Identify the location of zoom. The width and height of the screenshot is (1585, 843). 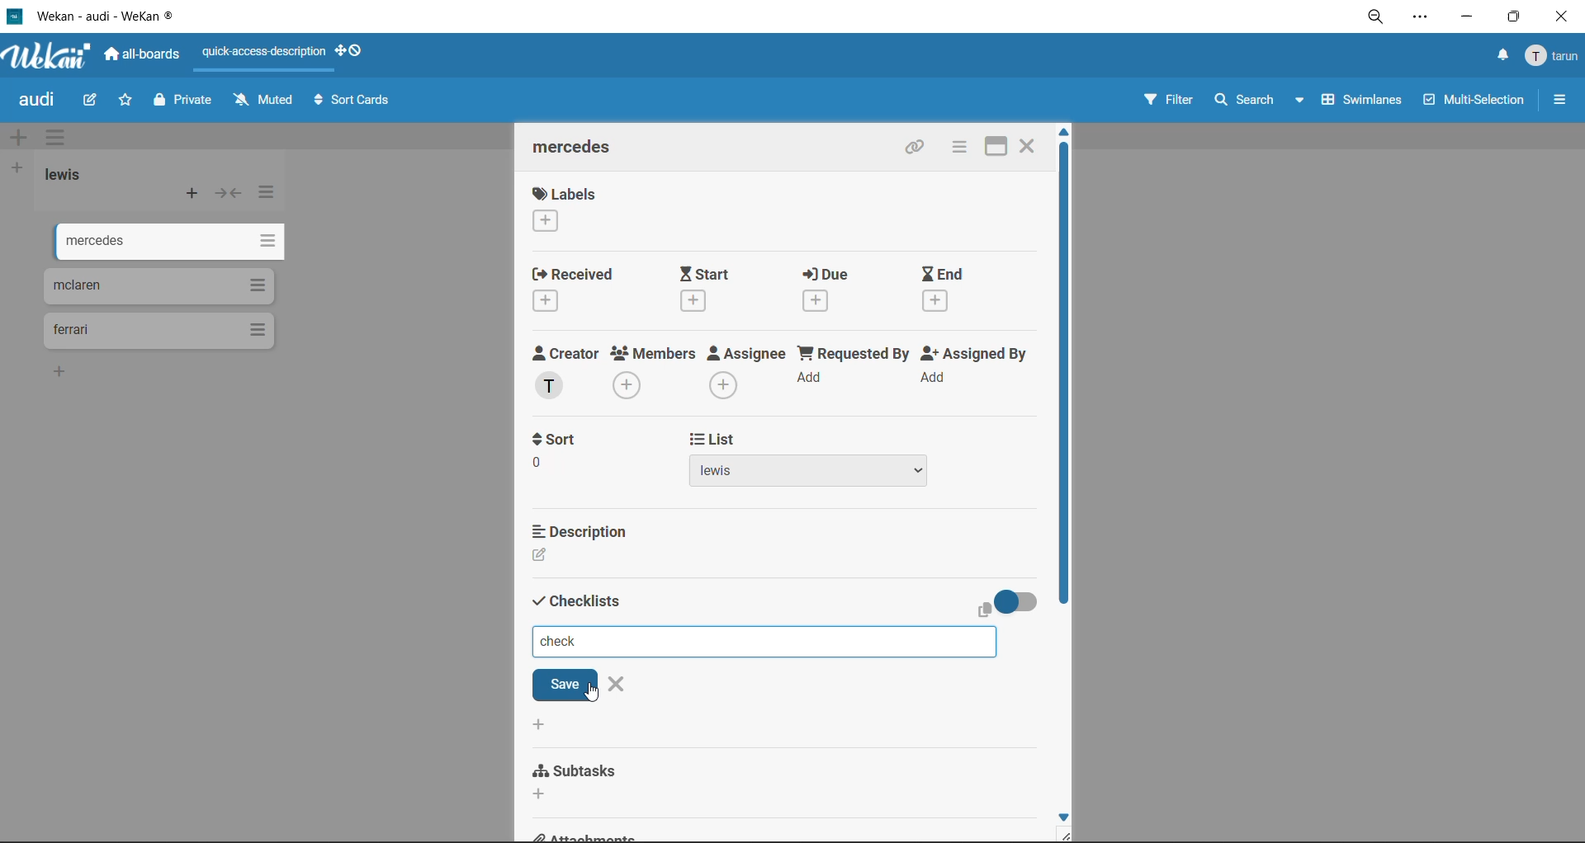
(1382, 21).